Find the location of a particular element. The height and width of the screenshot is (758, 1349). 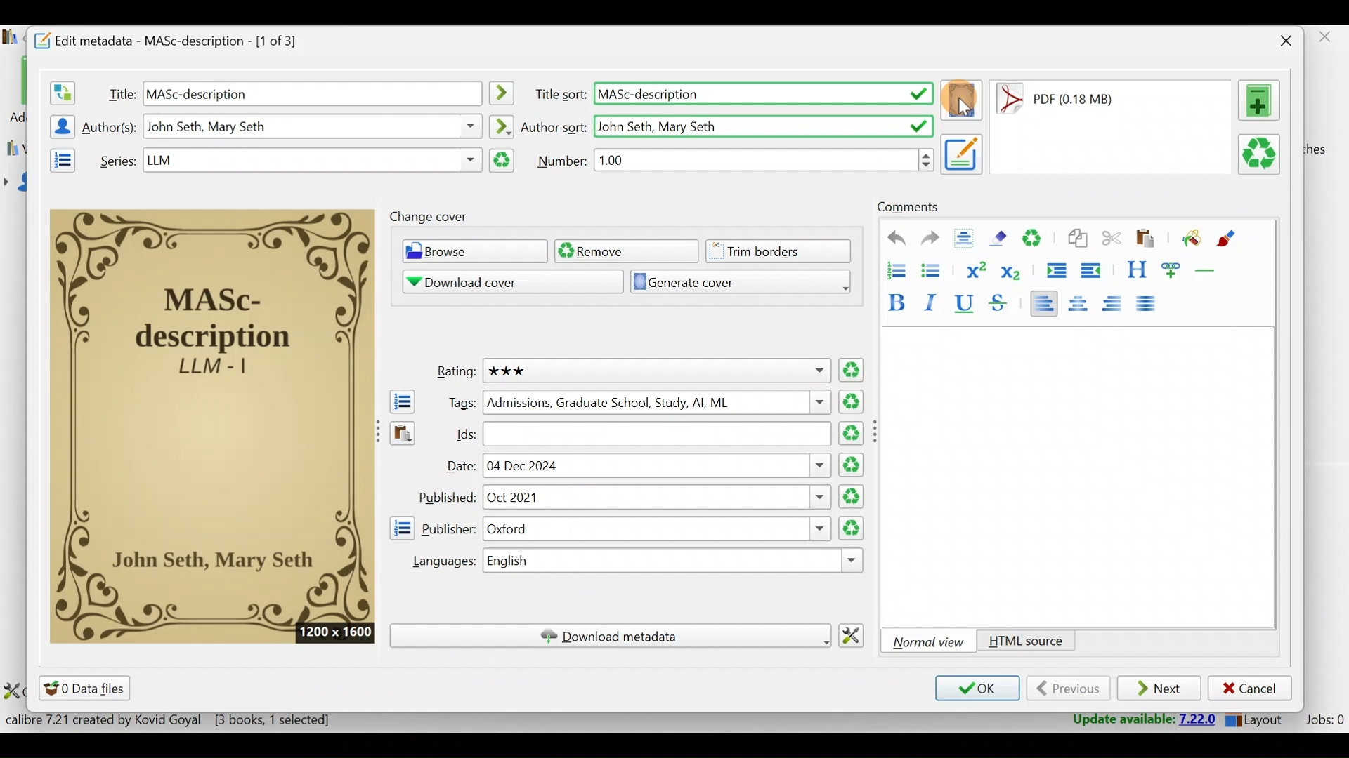

 Close is located at coordinates (1327, 41).